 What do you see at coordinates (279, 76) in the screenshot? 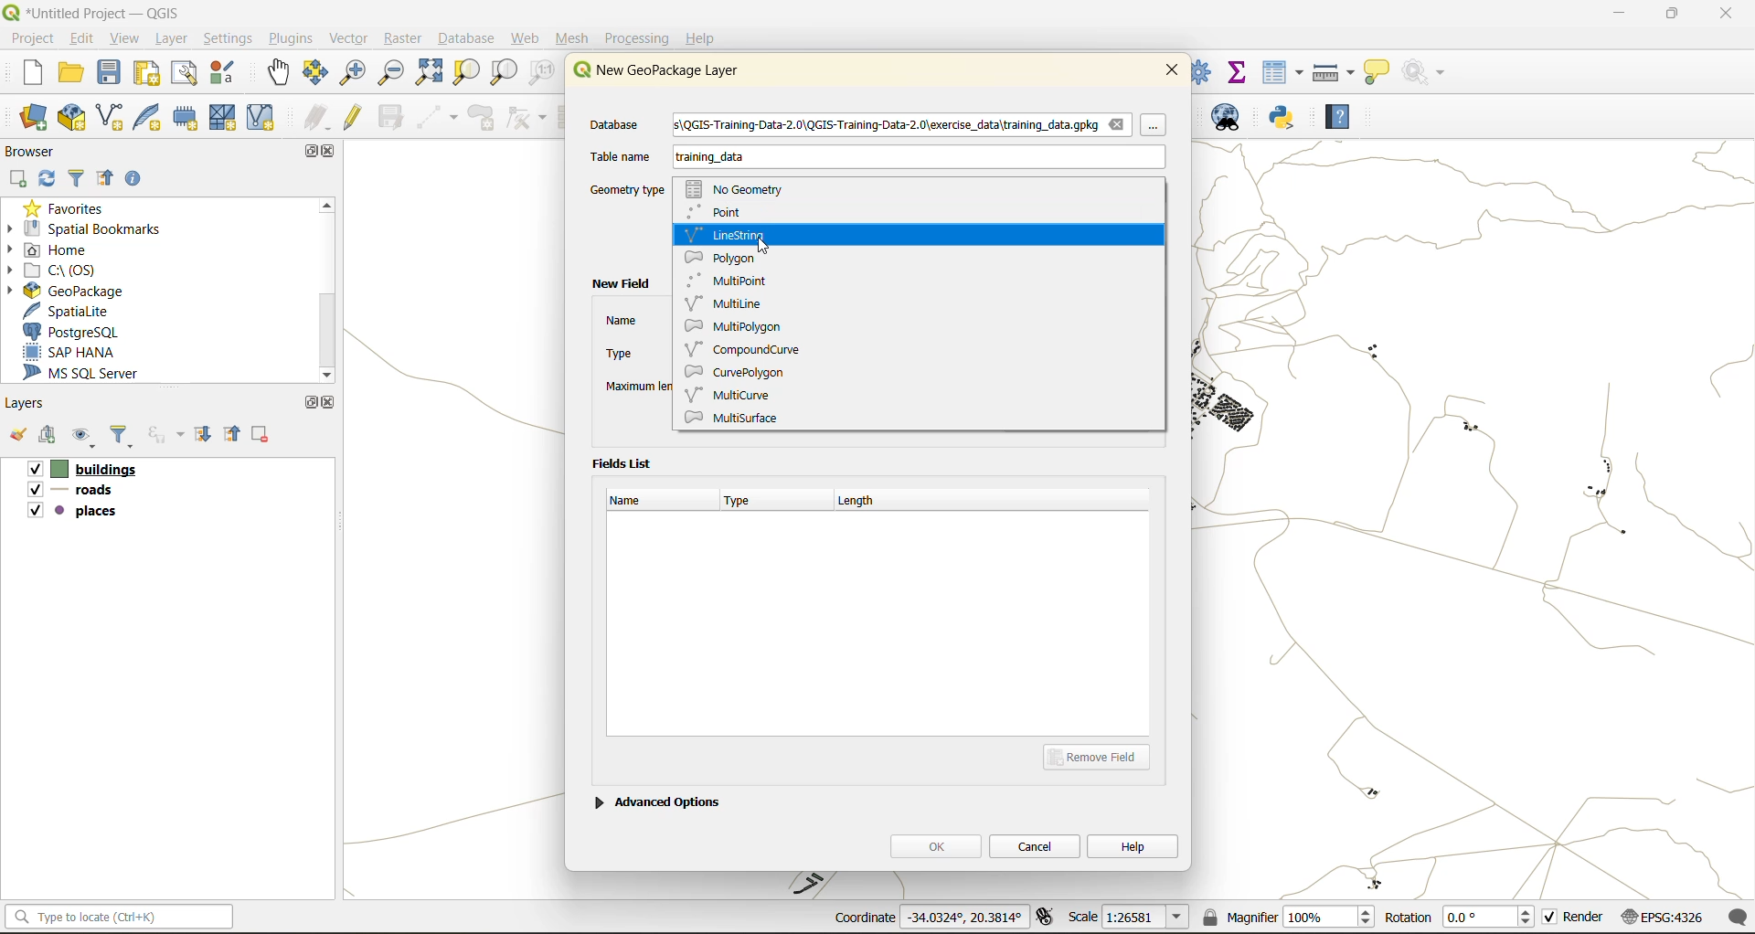
I see `pan map` at bounding box center [279, 76].